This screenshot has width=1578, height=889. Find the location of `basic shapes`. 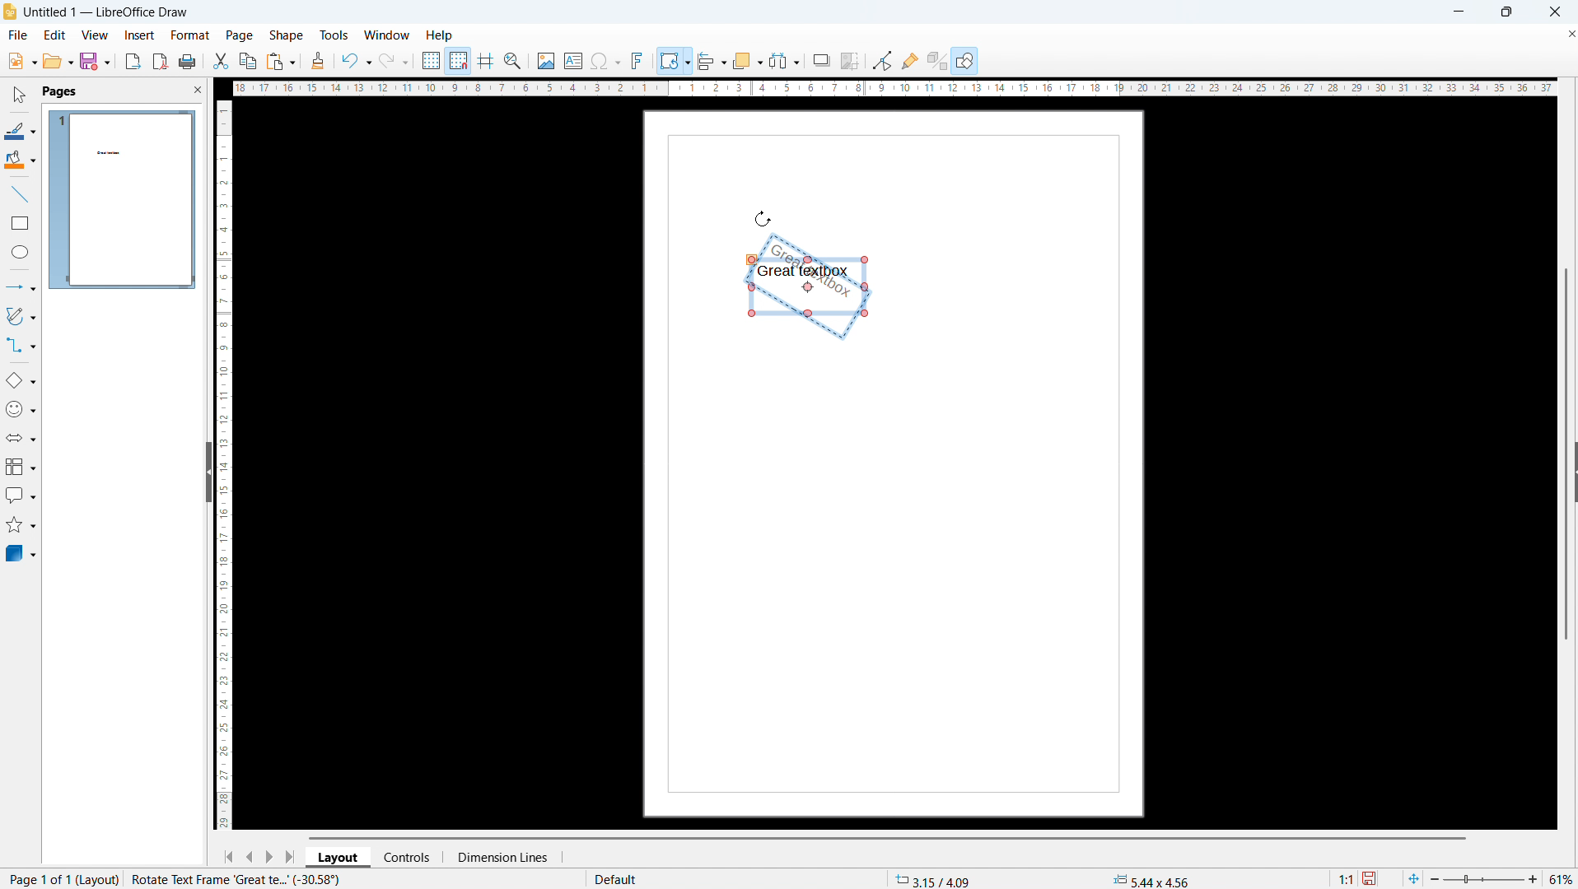

basic shapes is located at coordinates (21, 381).